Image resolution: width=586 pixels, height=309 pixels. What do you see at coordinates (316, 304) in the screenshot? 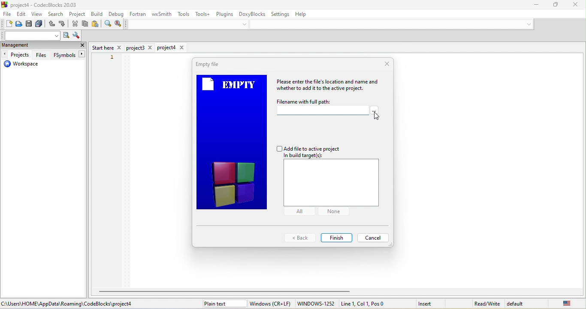
I see `windows-1252` at bounding box center [316, 304].